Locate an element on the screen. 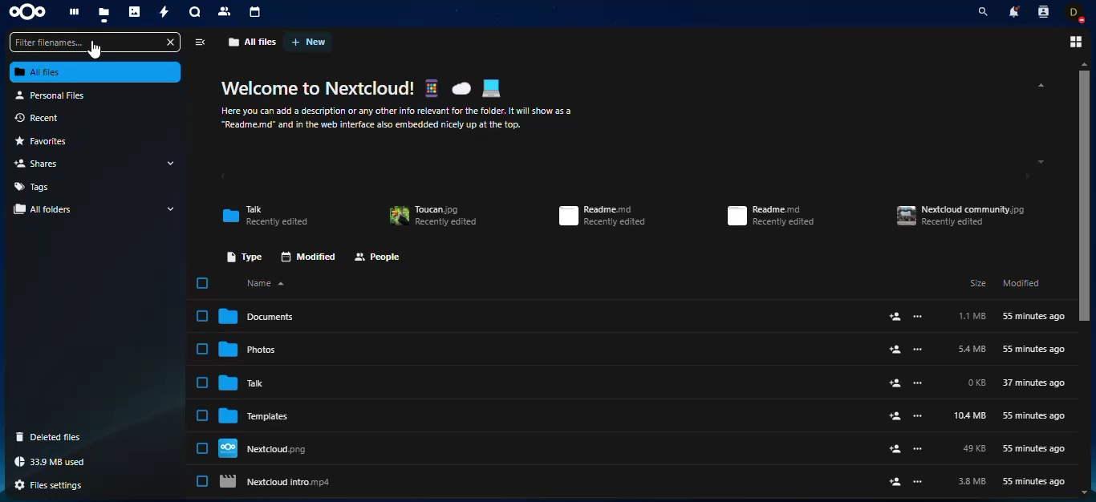 The image size is (1096, 502). add is located at coordinates (895, 482).